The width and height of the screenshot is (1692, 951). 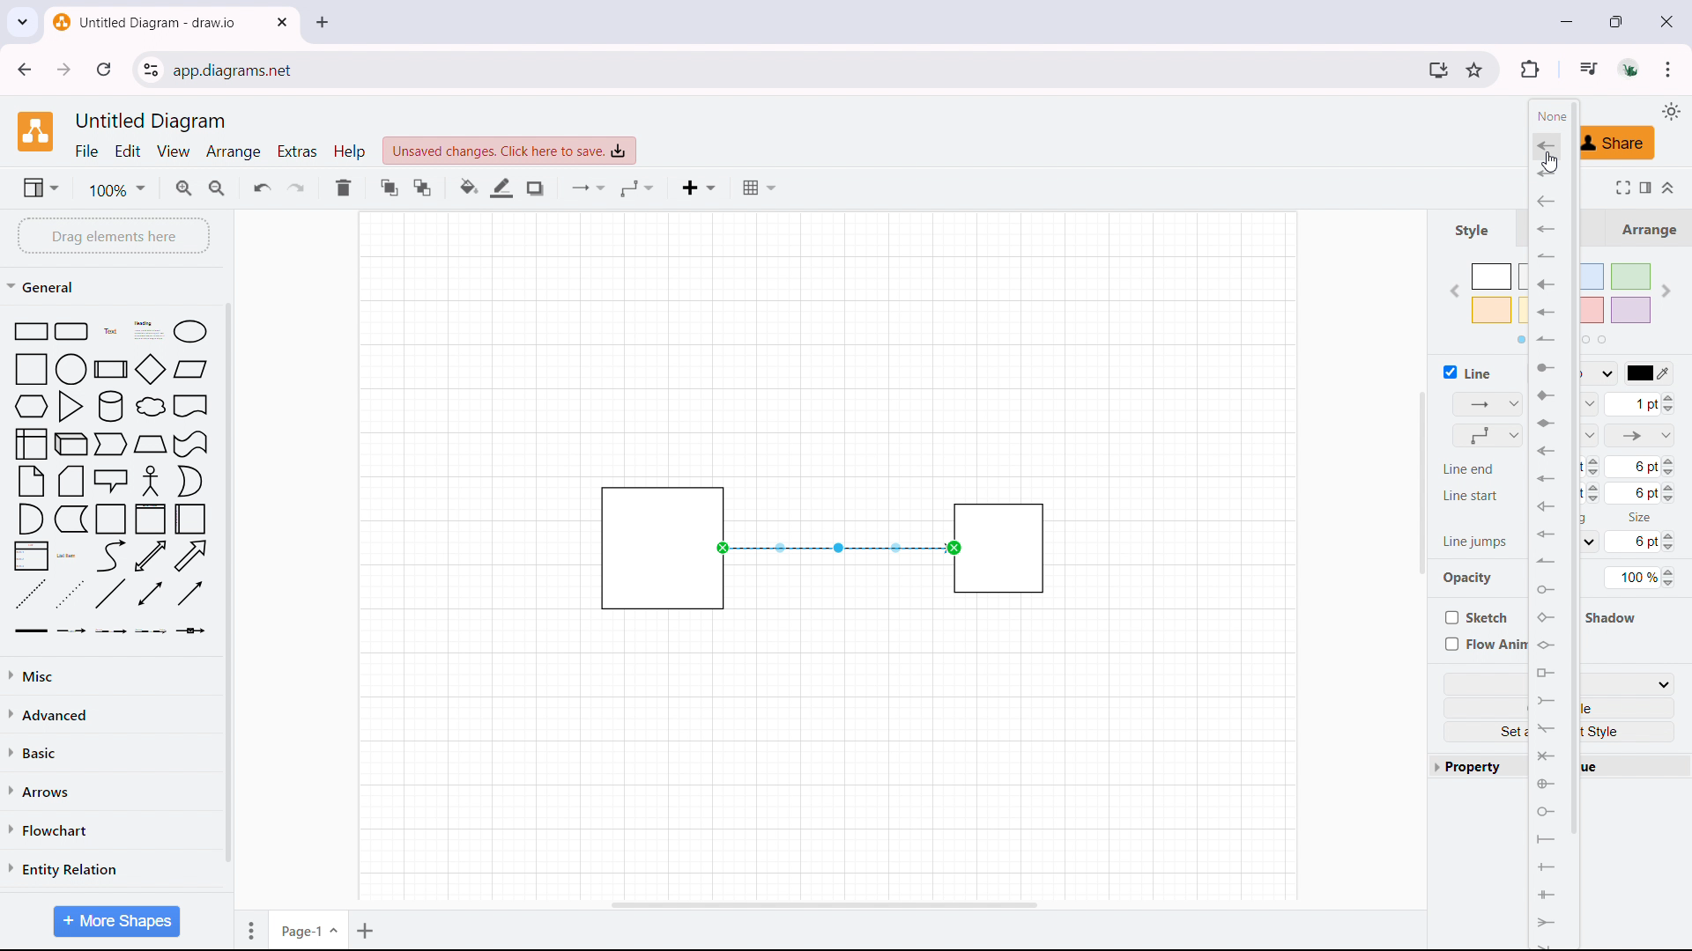 I want to click on scrollbar, so click(x=1572, y=471).